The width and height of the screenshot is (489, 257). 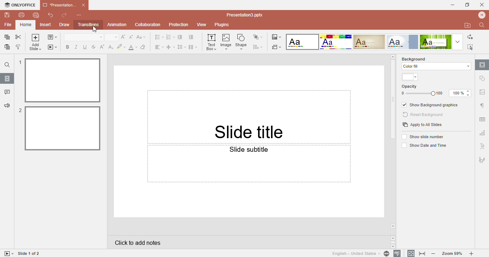 I want to click on Underline, so click(x=86, y=47).